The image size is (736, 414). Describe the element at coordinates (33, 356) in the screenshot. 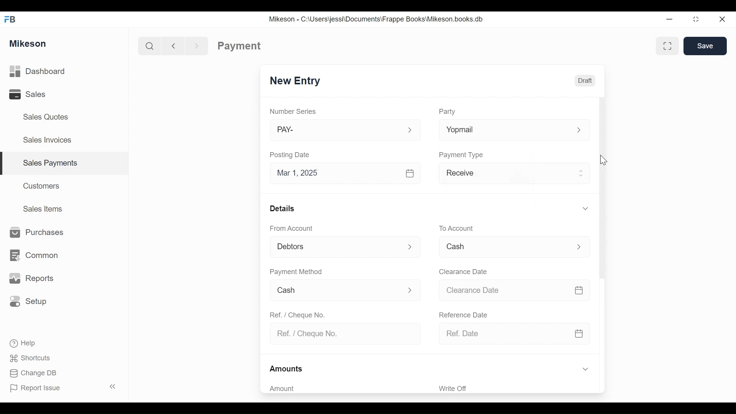

I see `Shortcuts` at that location.